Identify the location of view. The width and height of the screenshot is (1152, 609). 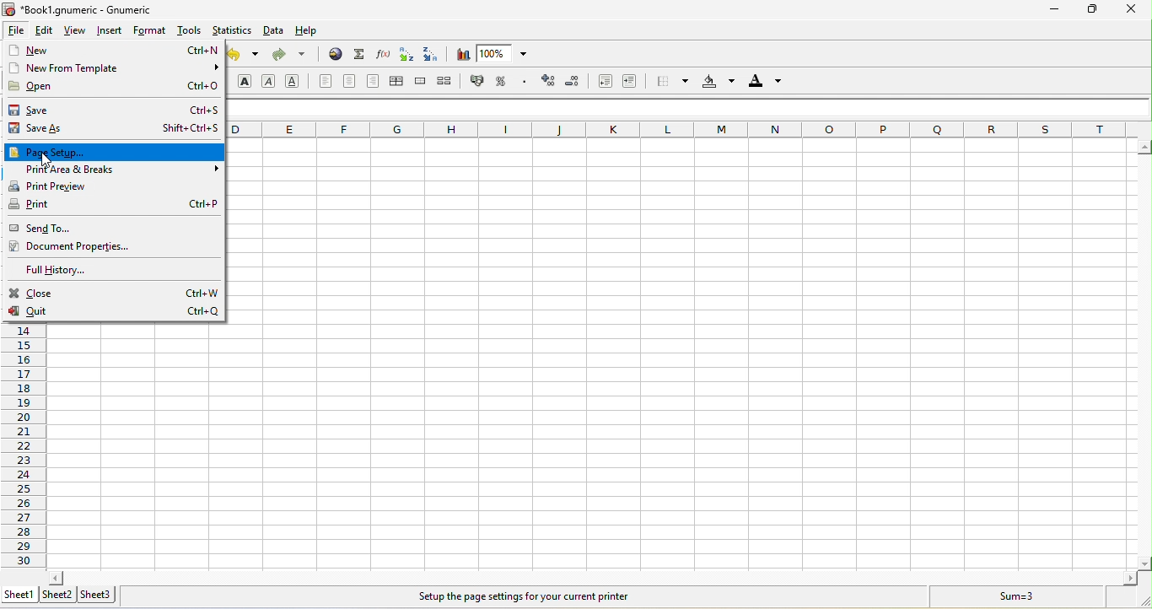
(77, 31).